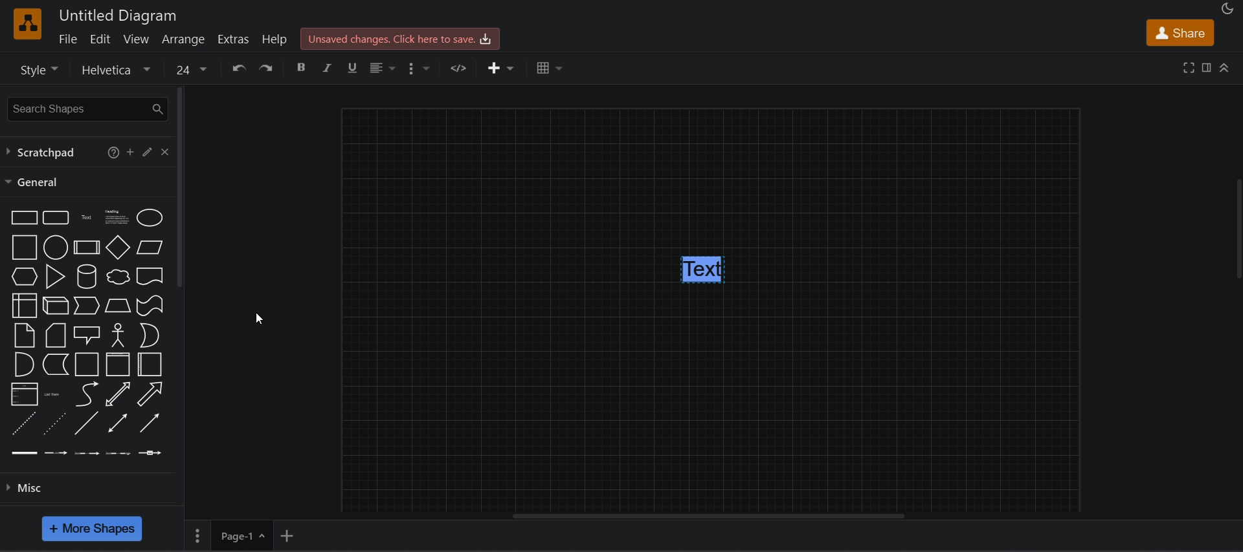 The width and height of the screenshot is (1243, 552). Describe the element at coordinates (461, 67) in the screenshot. I see `html` at that location.